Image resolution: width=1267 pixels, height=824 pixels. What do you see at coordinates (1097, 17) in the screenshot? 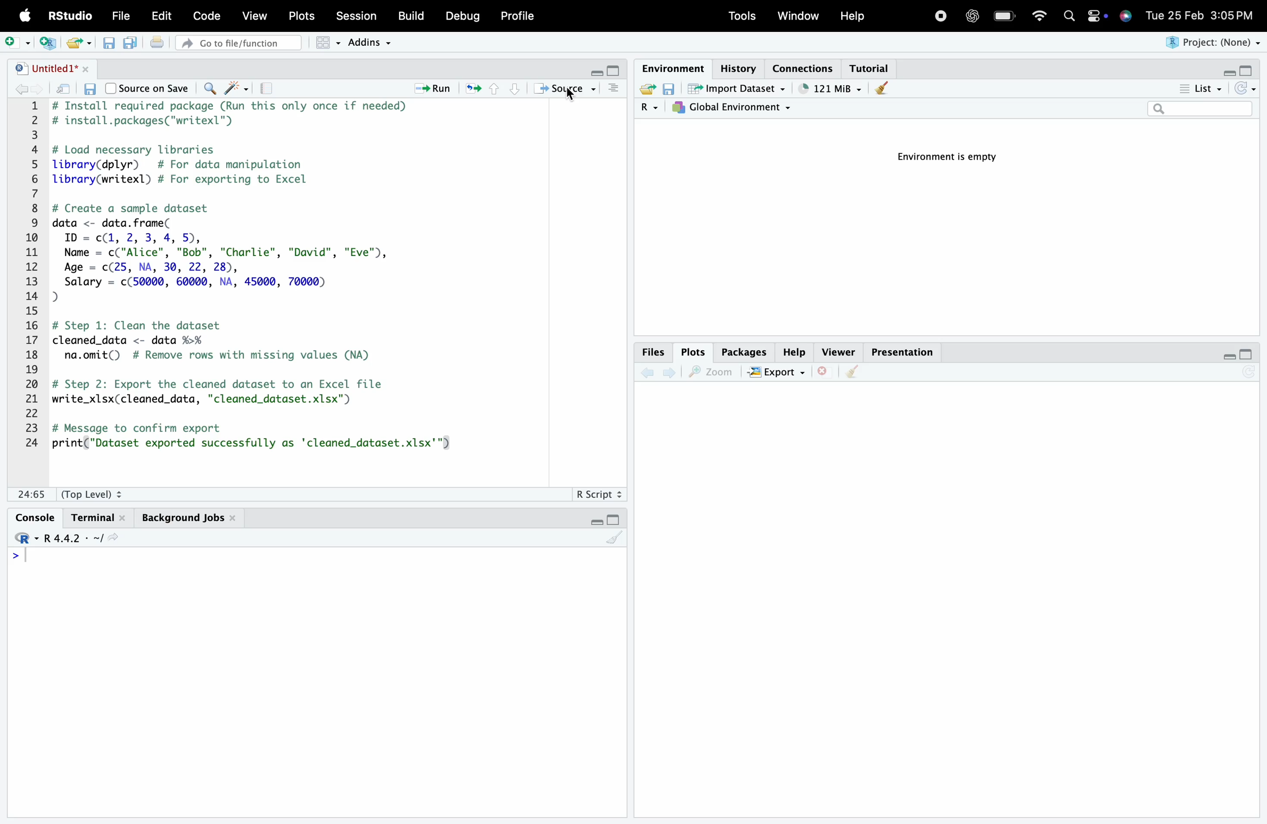
I see `Apple widget` at bounding box center [1097, 17].